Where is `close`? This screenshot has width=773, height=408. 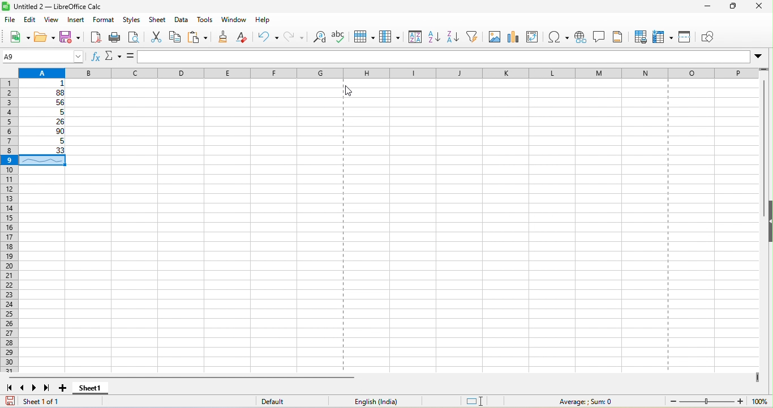 close is located at coordinates (759, 7).